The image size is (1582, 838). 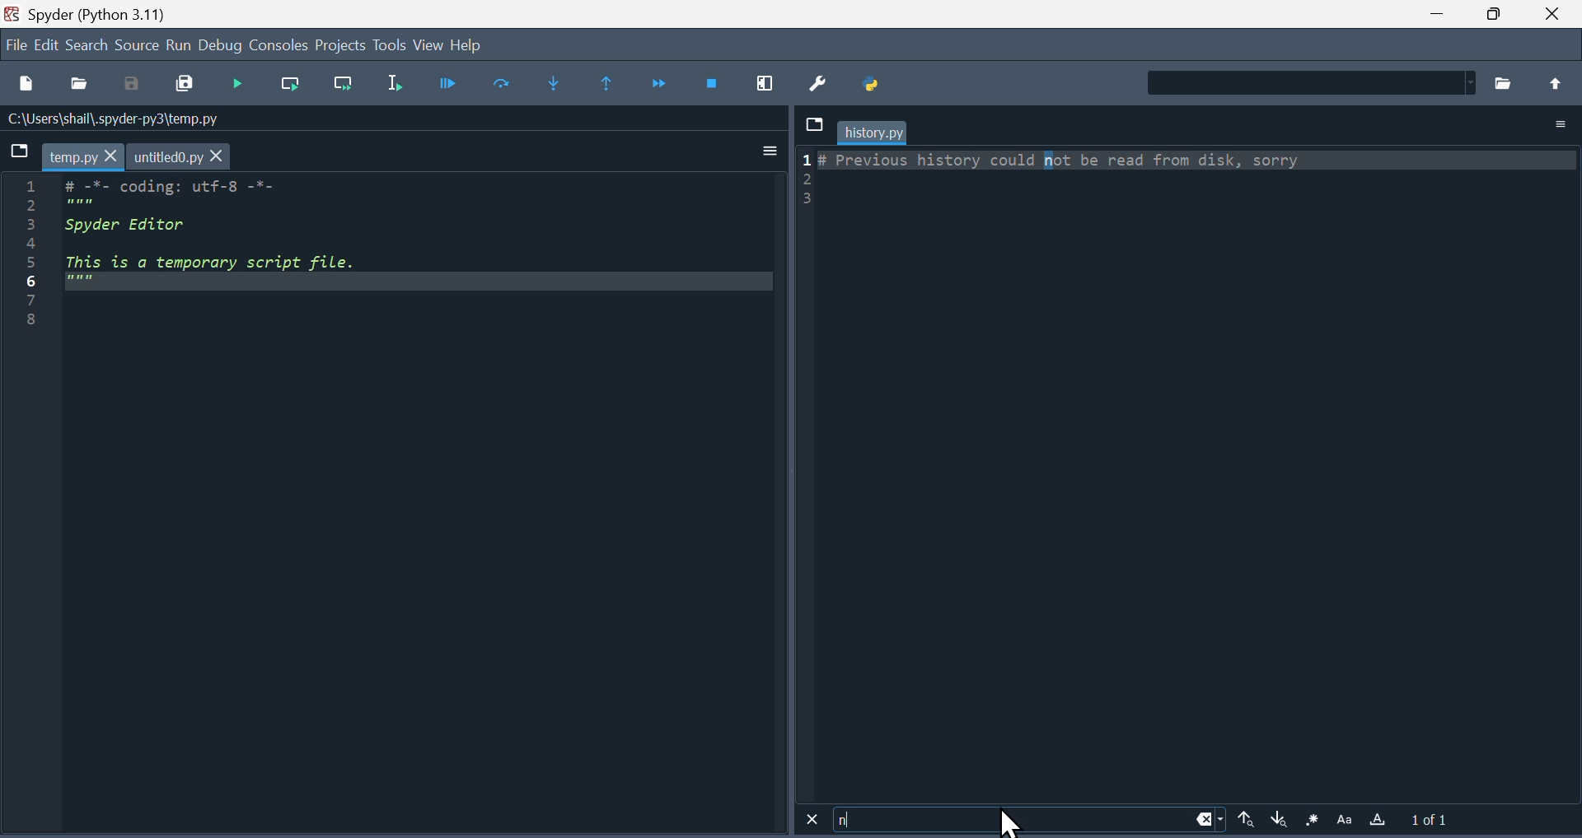 I want to click on run current line, so click(x=290, y=82).